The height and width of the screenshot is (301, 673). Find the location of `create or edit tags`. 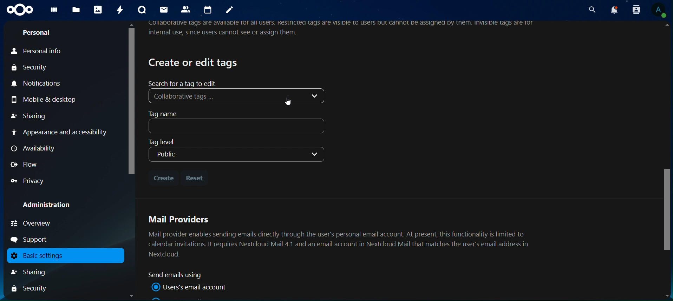

create or edit tags is located at coordinates (194, 62).